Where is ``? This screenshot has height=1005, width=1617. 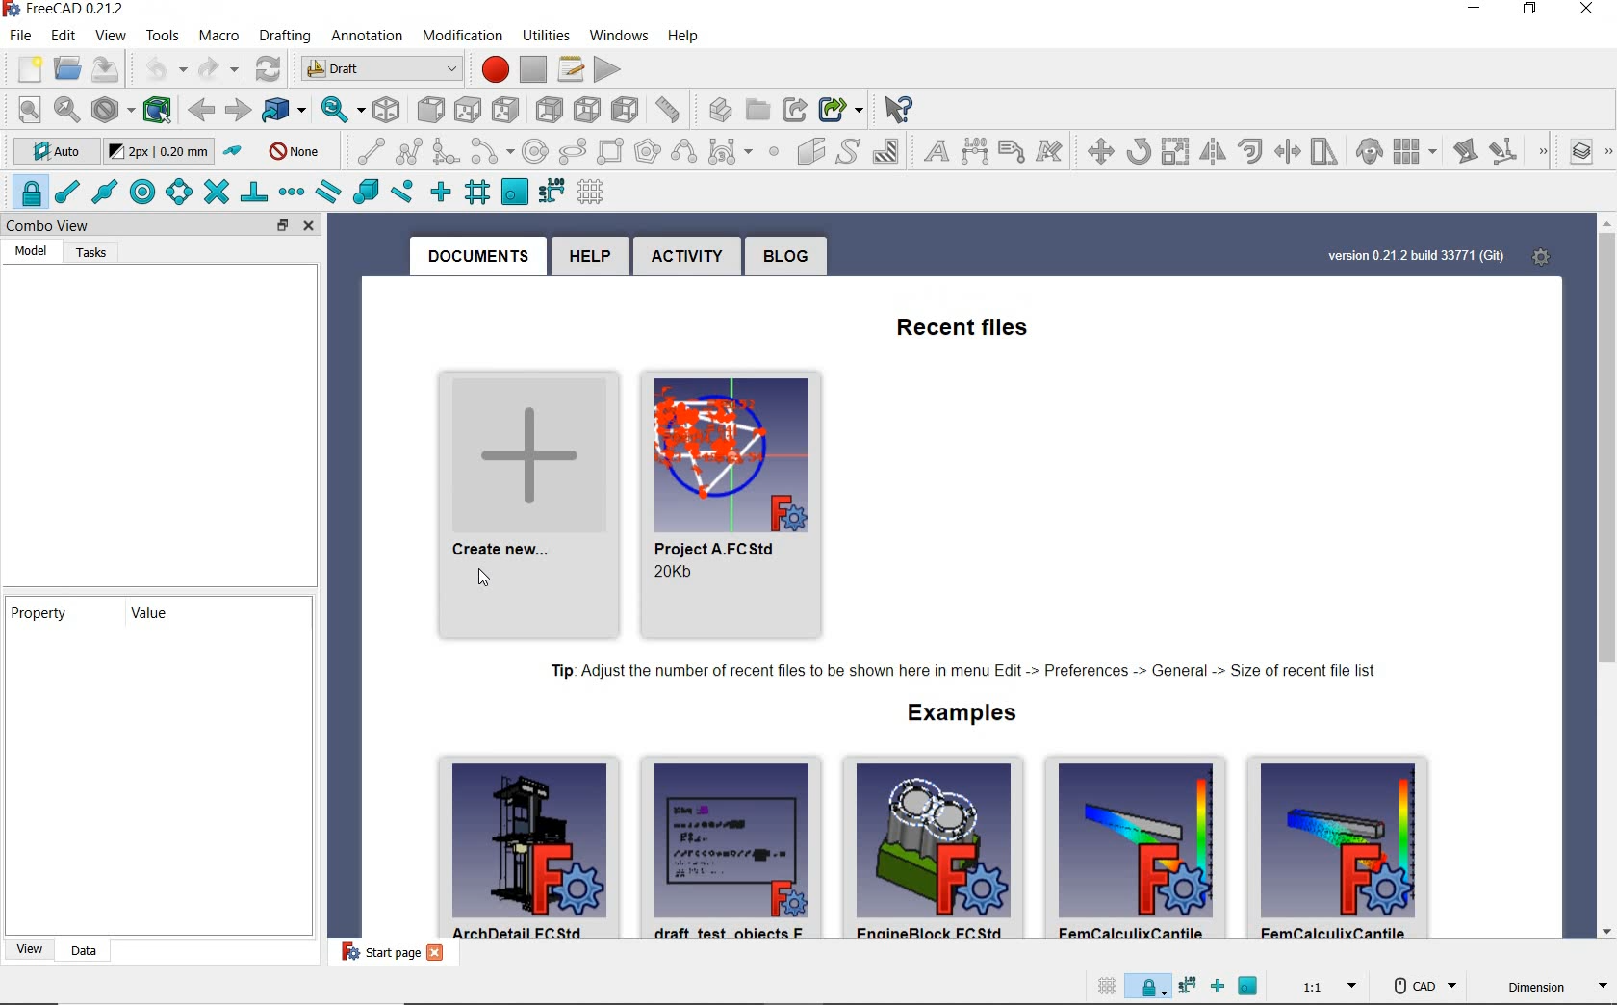  is located at coordinates (1188, 986).